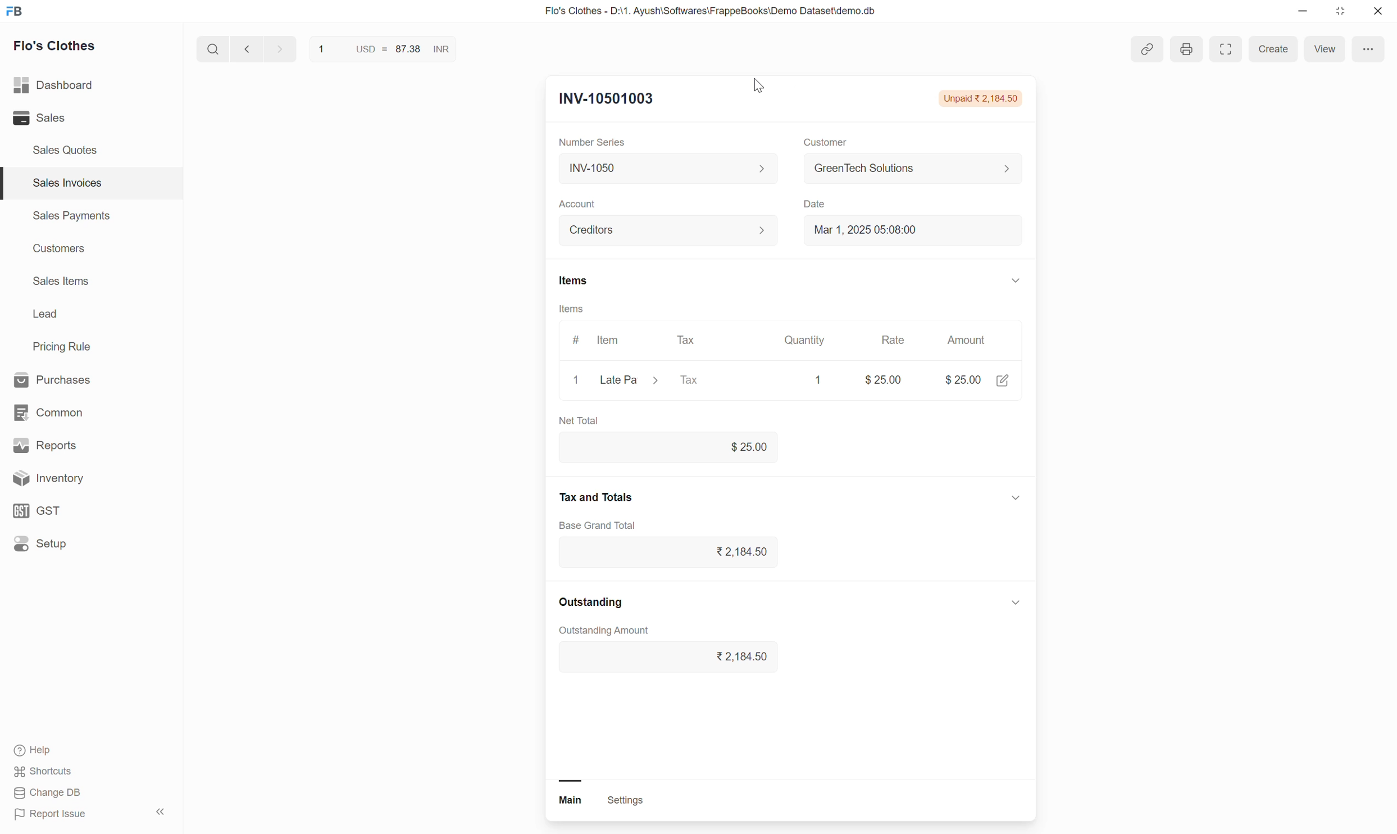 This screenshot has width=1397, height=834. What do you see at coordinates (604, 99) in the screenshot?
I see `New Entry` at bounding box center [604, 99].